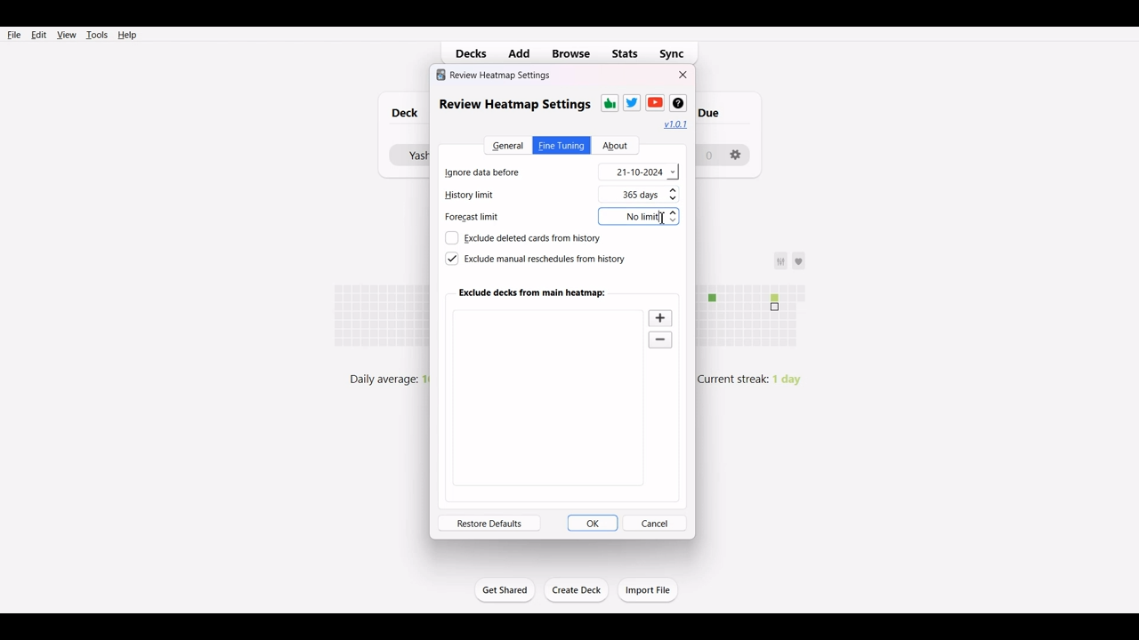 The height and width of the screenshot is (640, 1139). Describe the element at coordinates (719, 111) in the screenshot. I see `due` at that location.